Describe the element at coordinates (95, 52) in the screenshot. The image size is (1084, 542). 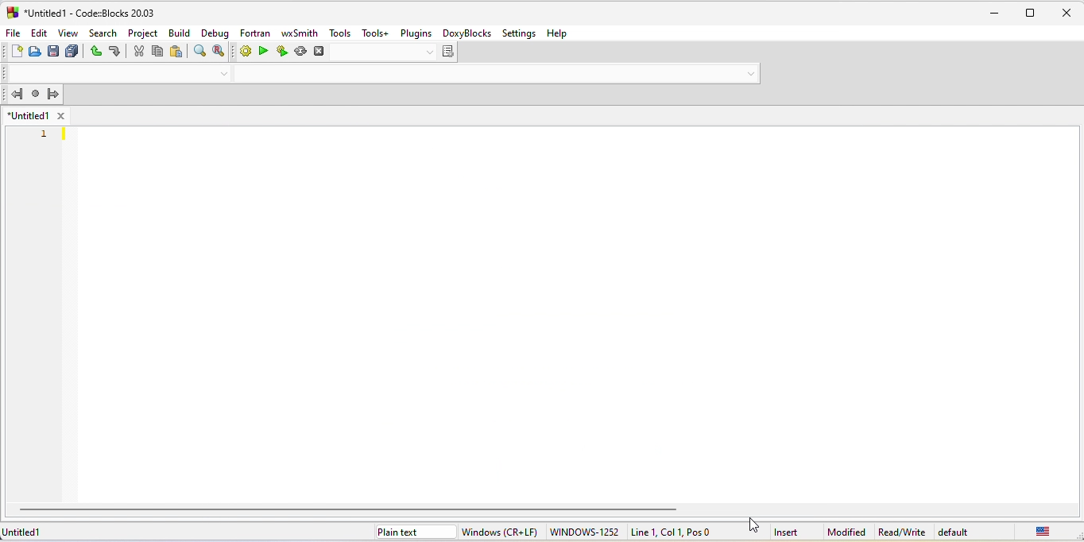
I see `undo` at that location.